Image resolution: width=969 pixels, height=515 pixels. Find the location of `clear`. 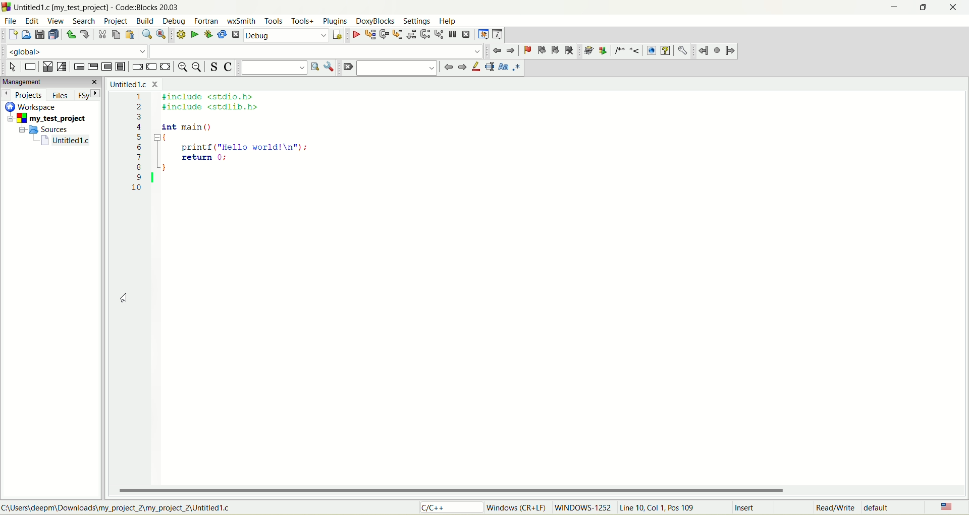

clear is located at coordinates (346, 68).